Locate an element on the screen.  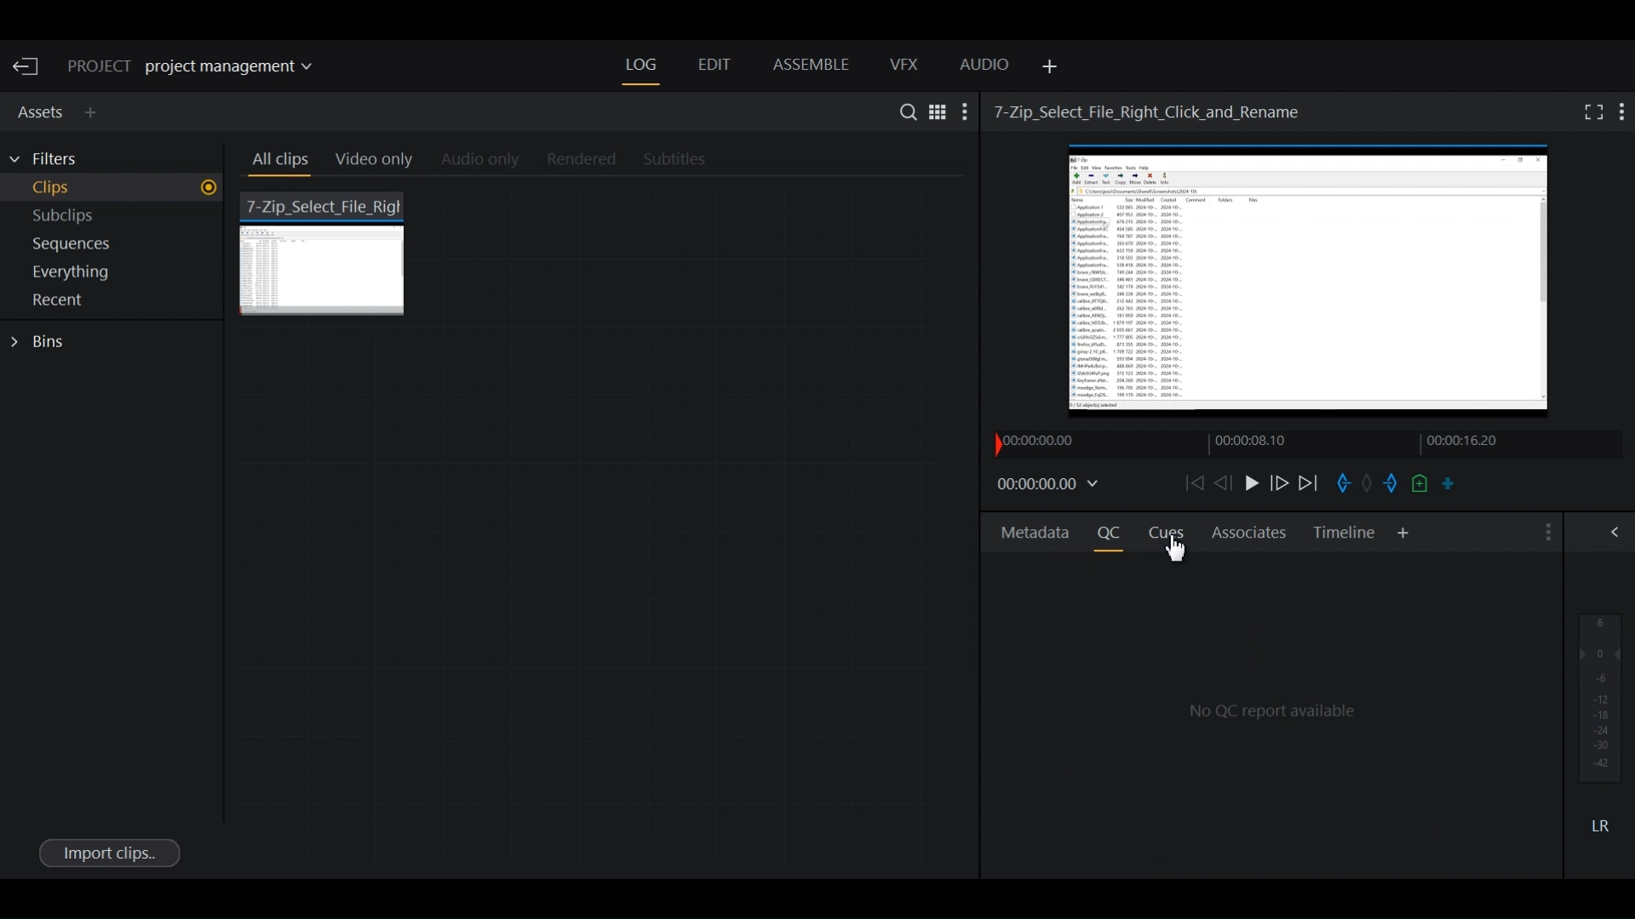
Play is located at coordinates (1250, 482).